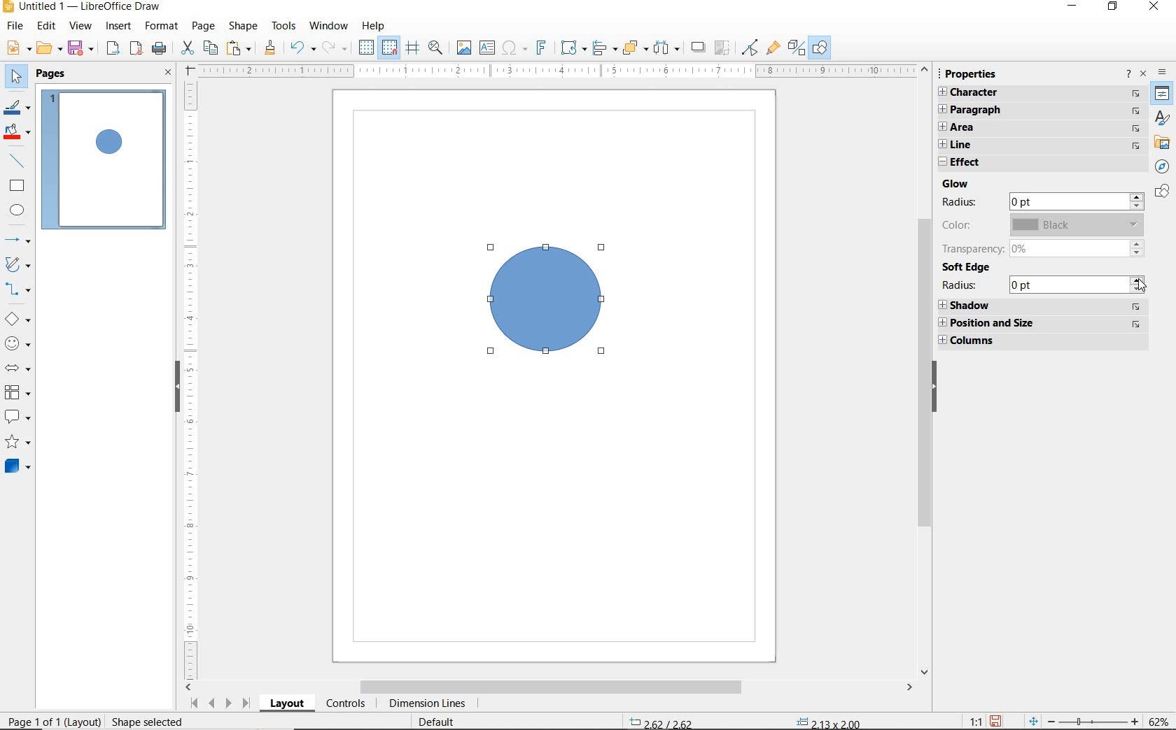  I want to click on INSERT IMAGE, so click(462, 48).